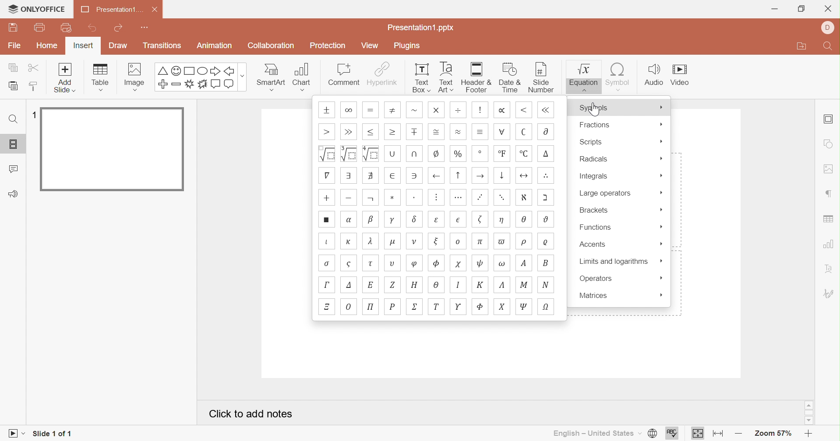 This screenshot has height=441, width=840. Describe the element at coordinates (118, 46) in the screenshot. I see `Draw` at that location.